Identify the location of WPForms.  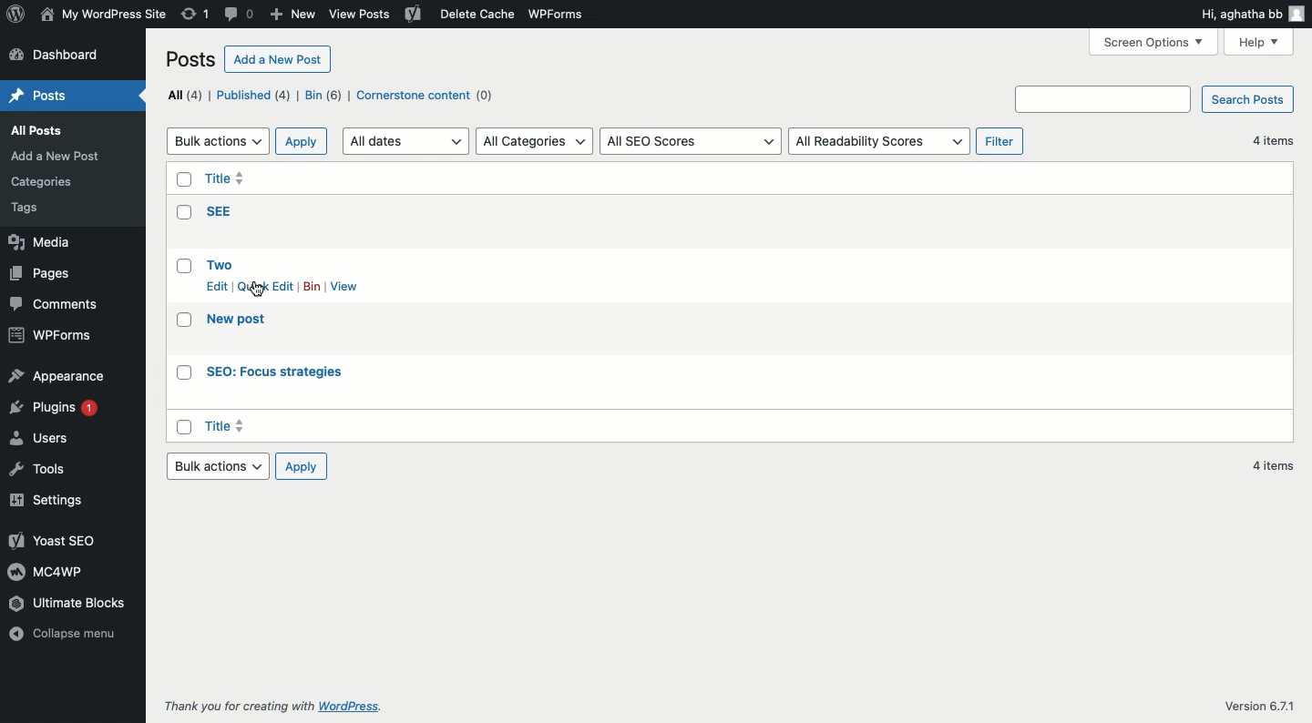
(51, 334).